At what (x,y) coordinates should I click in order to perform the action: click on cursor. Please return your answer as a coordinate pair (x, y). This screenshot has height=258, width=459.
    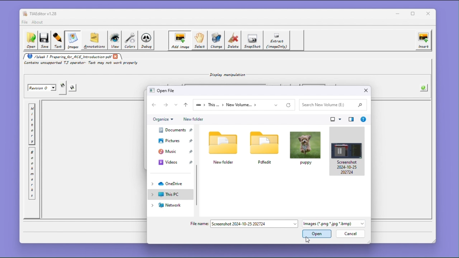
    Looking at the image, I should click on (307, 240).